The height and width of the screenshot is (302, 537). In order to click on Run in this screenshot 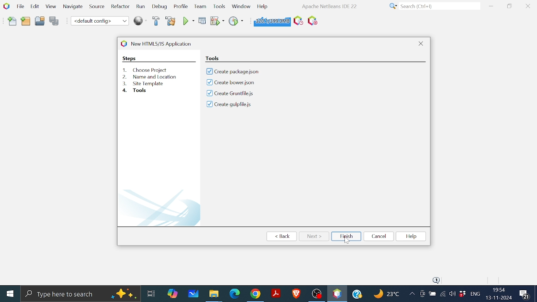, I will do `click(140, 7)`.